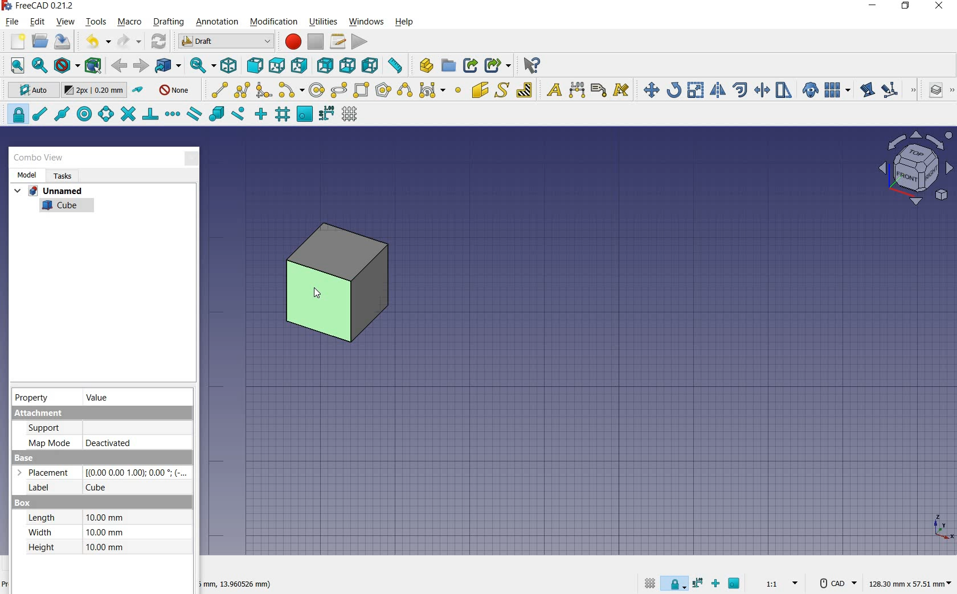 The width and height of the screenshot is (957, 594). Describe the element at coordinates (497, 65) in the screenshot. I see `make sub link` at that location.